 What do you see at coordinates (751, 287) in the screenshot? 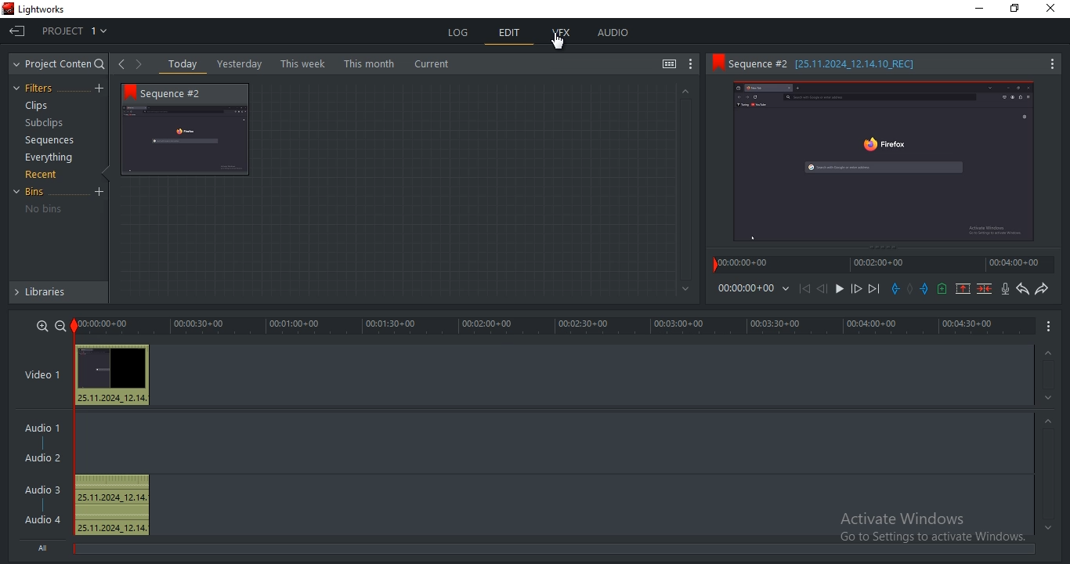
I see `time` at bounding box center [751, 287].